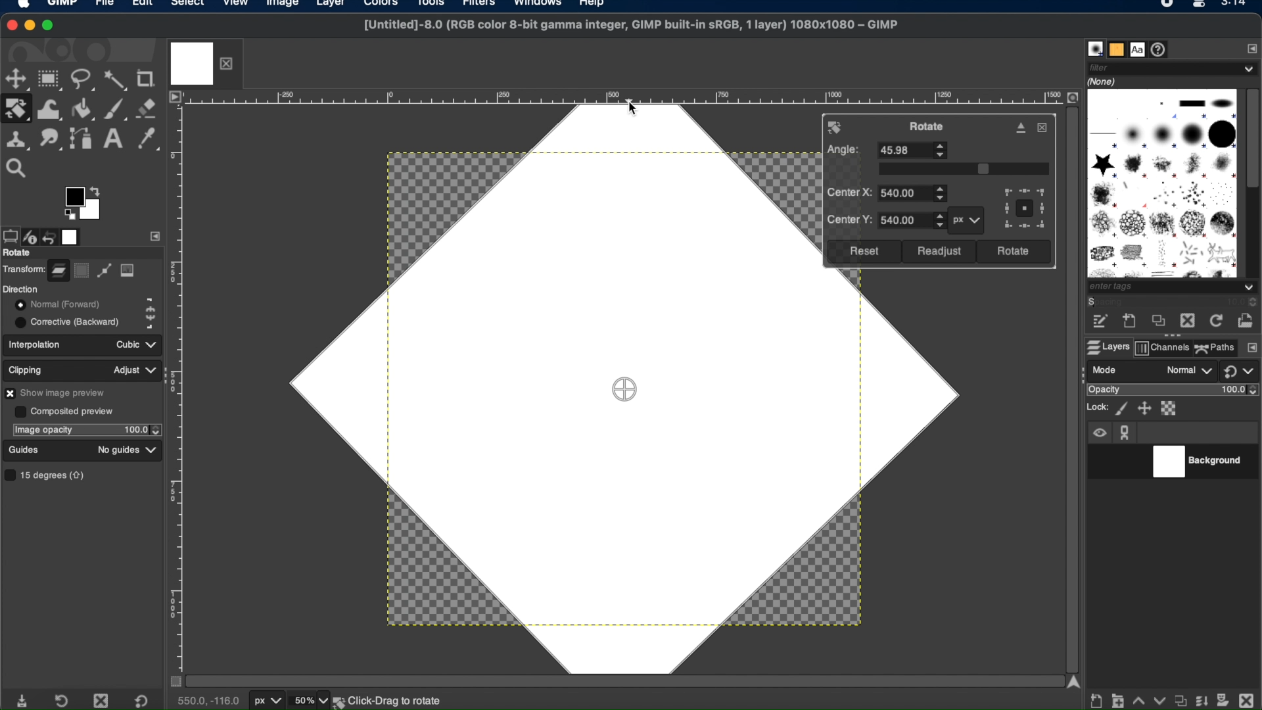 Image resolution: width=1262 pixels, height=710 pixels. What do you see at coordinates (102, 700) in the screenshot?
I see `delete tool preset` at bounding box center [102, 700].